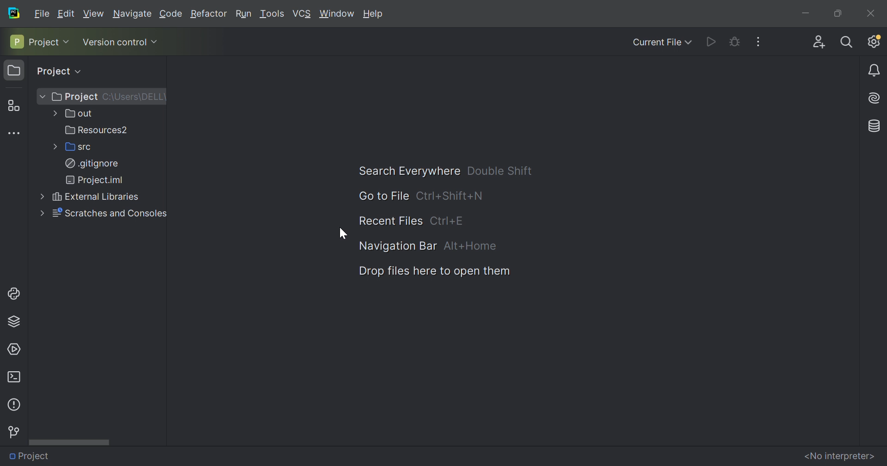  What do you see at coordinates (39, 214) in the screenshot?
I see `More` at bounding box center [39, 214].